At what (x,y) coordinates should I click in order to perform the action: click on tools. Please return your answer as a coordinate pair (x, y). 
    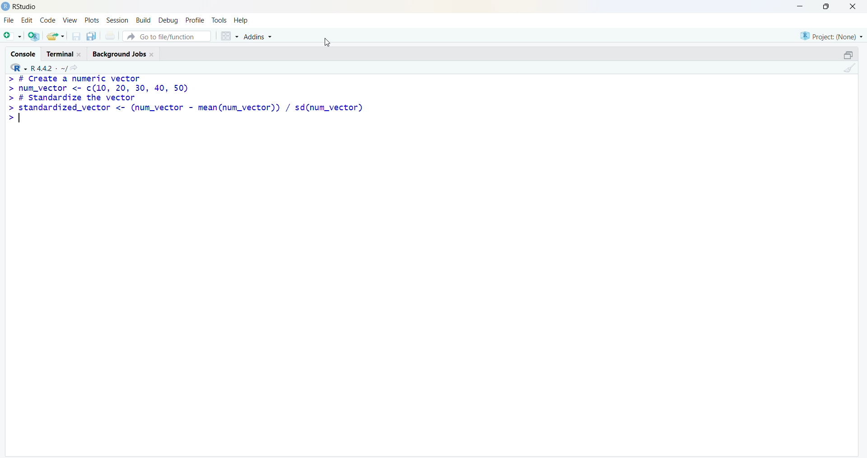
    Looking at the image, I should click on (219, 20).